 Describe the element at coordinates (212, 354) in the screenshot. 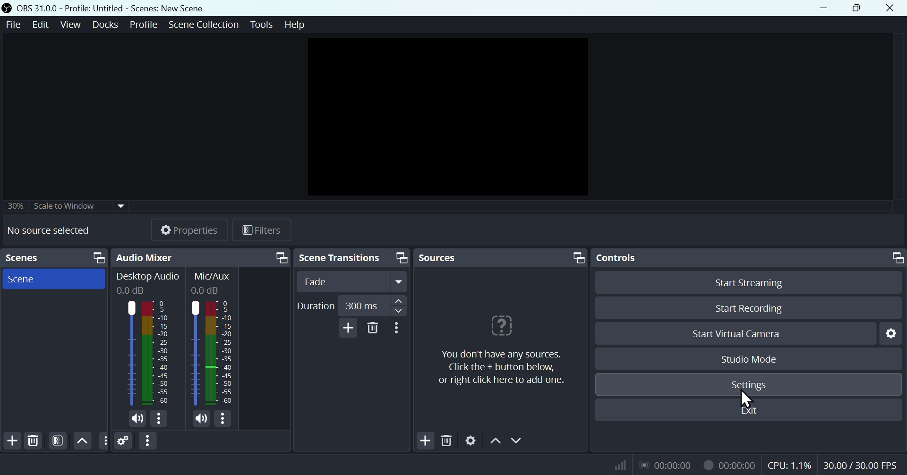

I see `Audio bar` at that location.